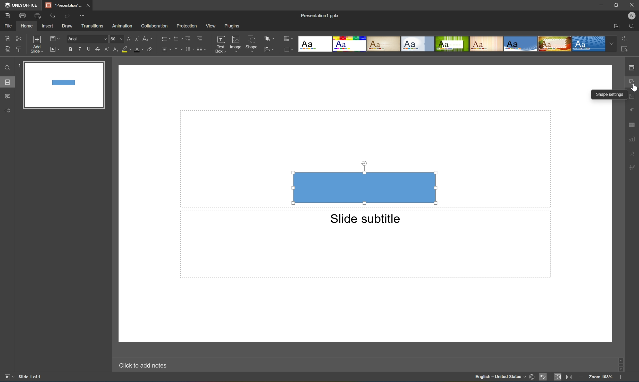  Describe the element at coordinates (140, 50) in the screenshot. I see `Font color` at that location.